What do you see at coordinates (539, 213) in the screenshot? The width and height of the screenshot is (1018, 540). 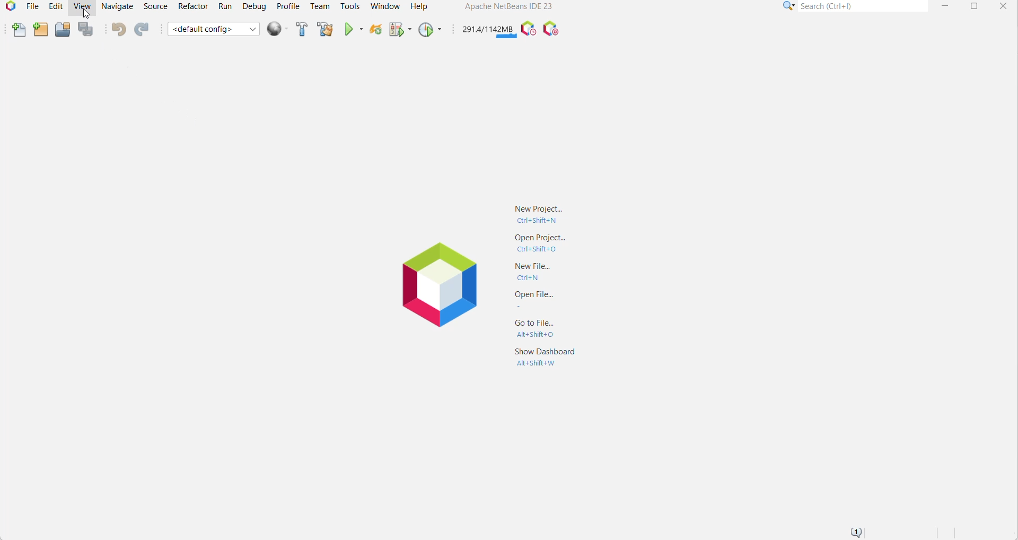 I see `New Project` at bounding box center [539, 213].